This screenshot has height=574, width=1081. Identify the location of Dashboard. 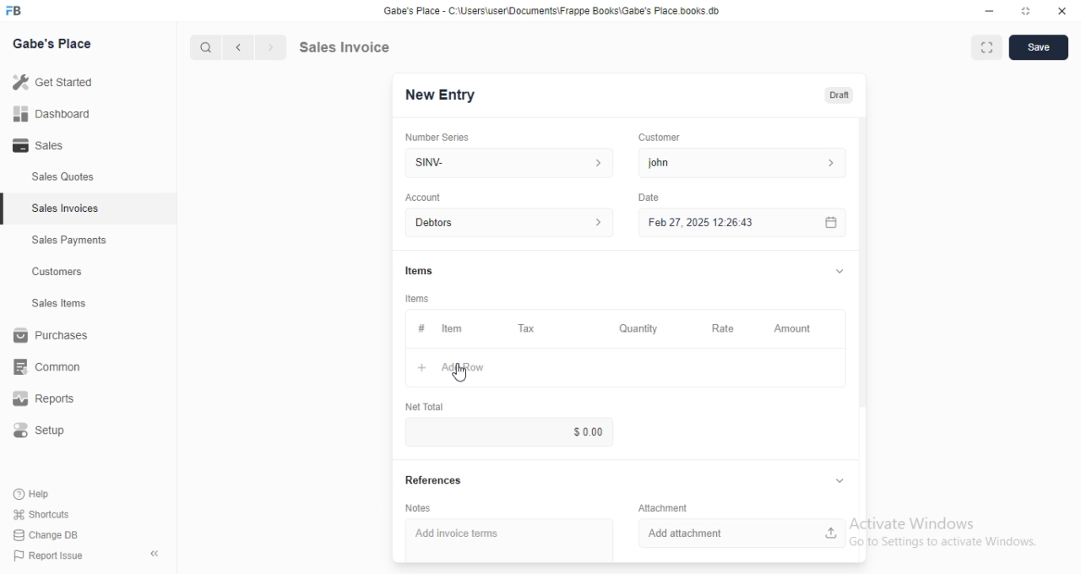
(52, 114).